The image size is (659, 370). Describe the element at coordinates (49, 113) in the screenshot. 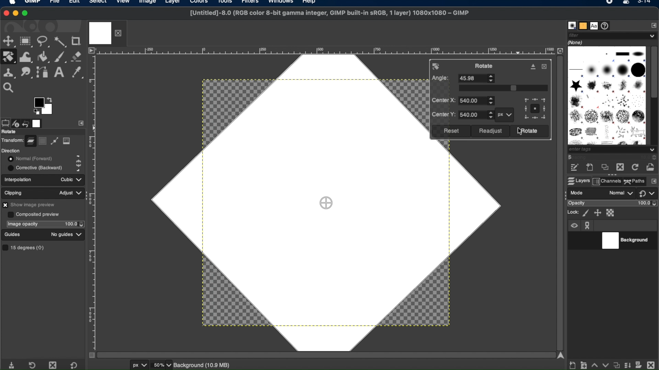

I see `active background color` at that location.